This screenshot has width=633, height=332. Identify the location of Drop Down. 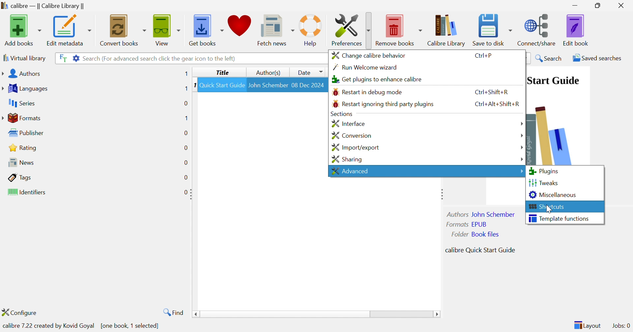
(522, 147).